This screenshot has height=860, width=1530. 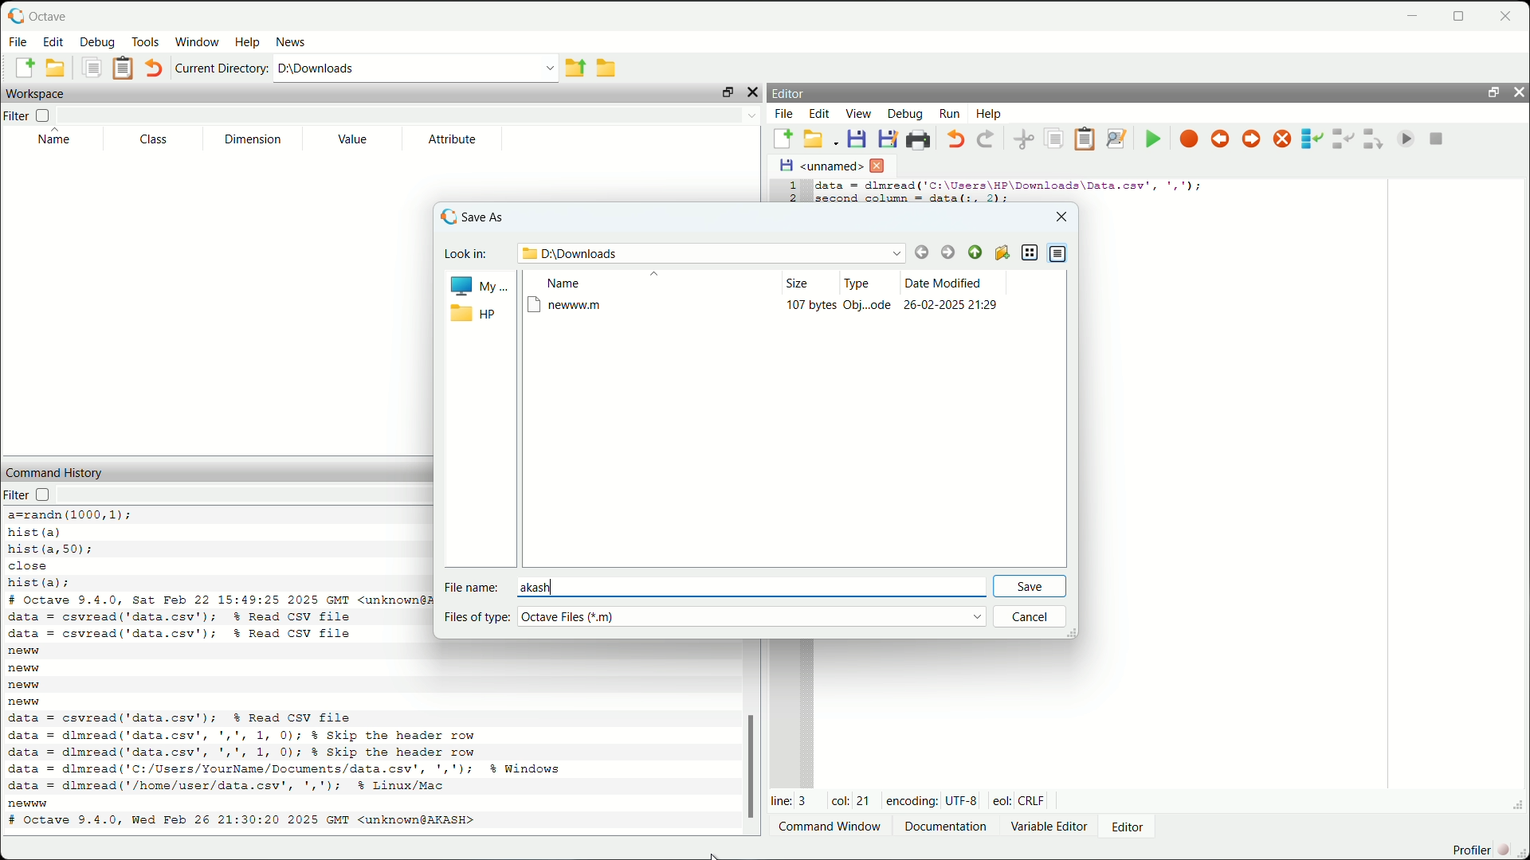 What do you see at coordinates (922, 139) in the screenshot?
I see `print` at bounding box center [922, 139].